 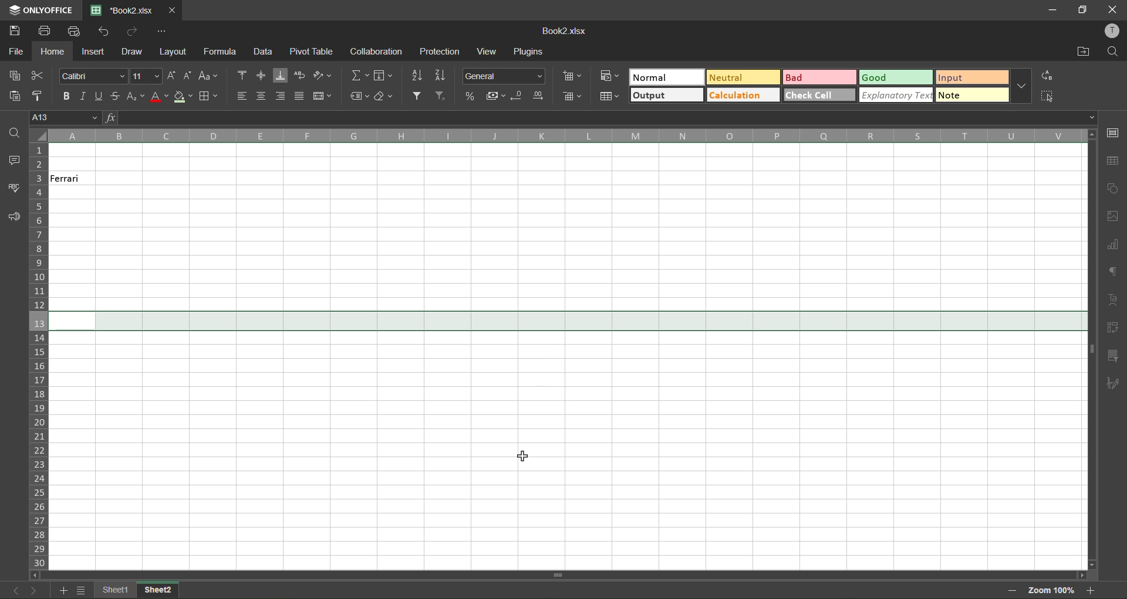 I want to click on open location, so click(x=1083, y=53).